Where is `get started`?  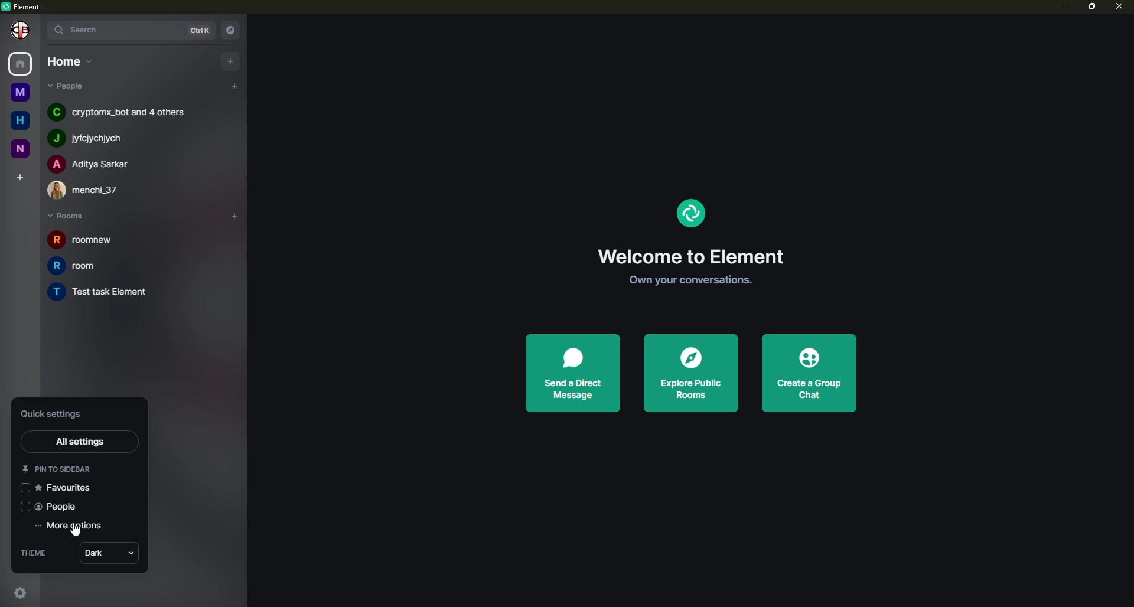
get started is located at coordinates (686, 280).